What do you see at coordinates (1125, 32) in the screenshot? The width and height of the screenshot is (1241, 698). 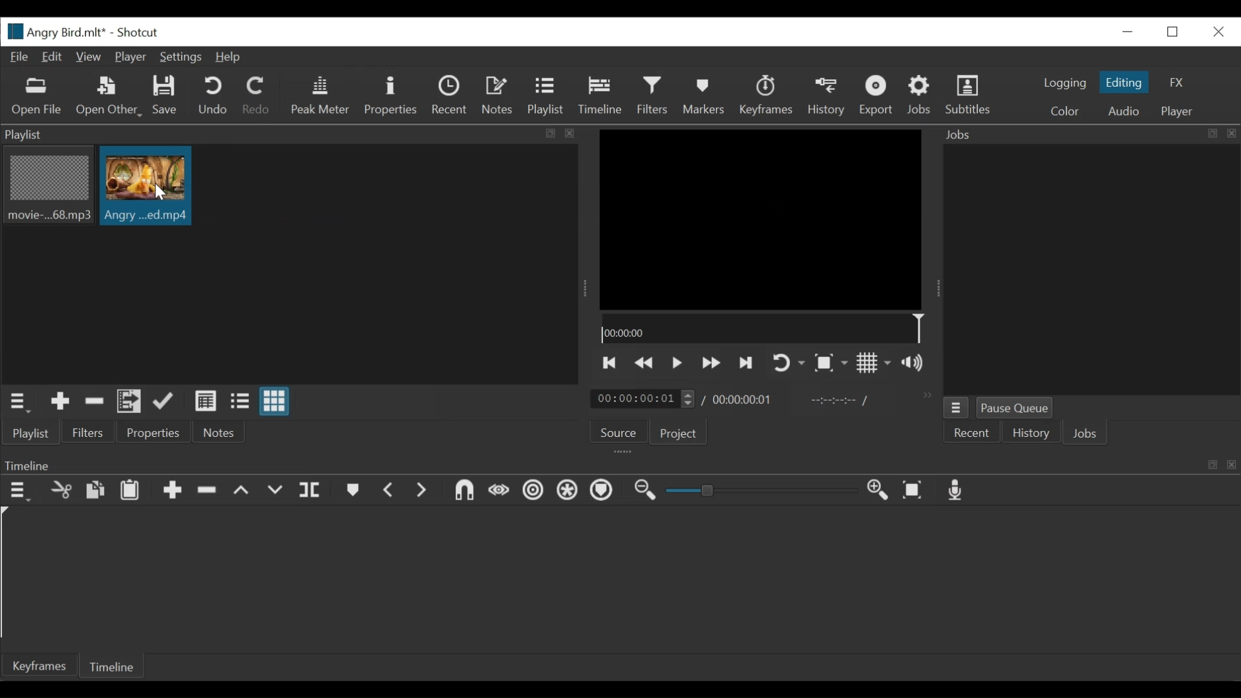 I see `minimize` at bounding box center [1125, 32].